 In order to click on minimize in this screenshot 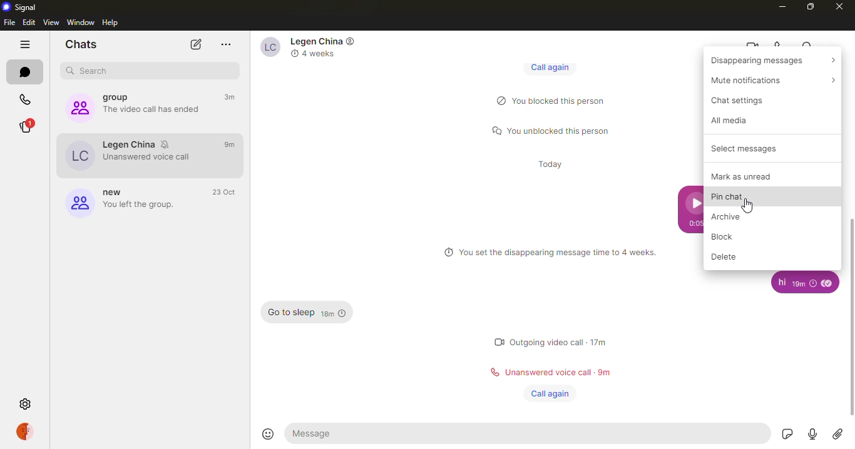, I will do `click(779, 6)`.